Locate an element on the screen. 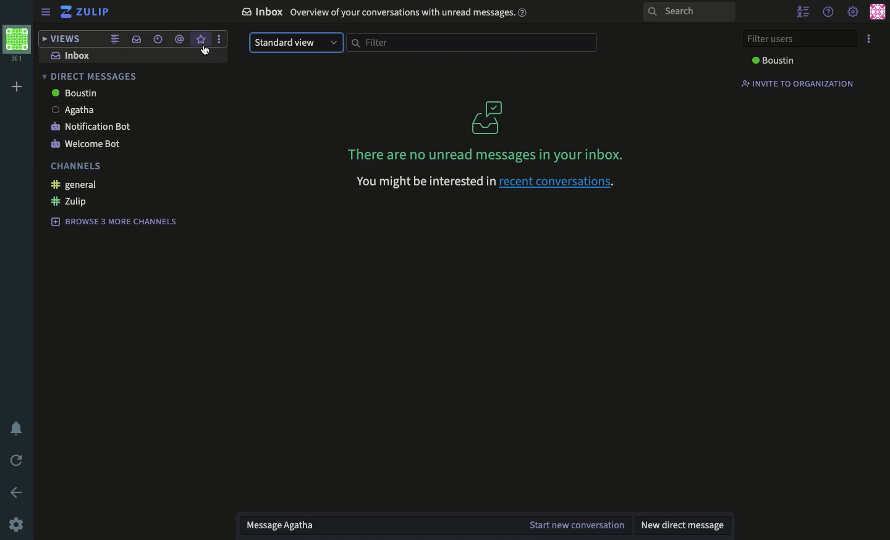 The image size is (890, 540). filter users is located at coordinates (802, 39).